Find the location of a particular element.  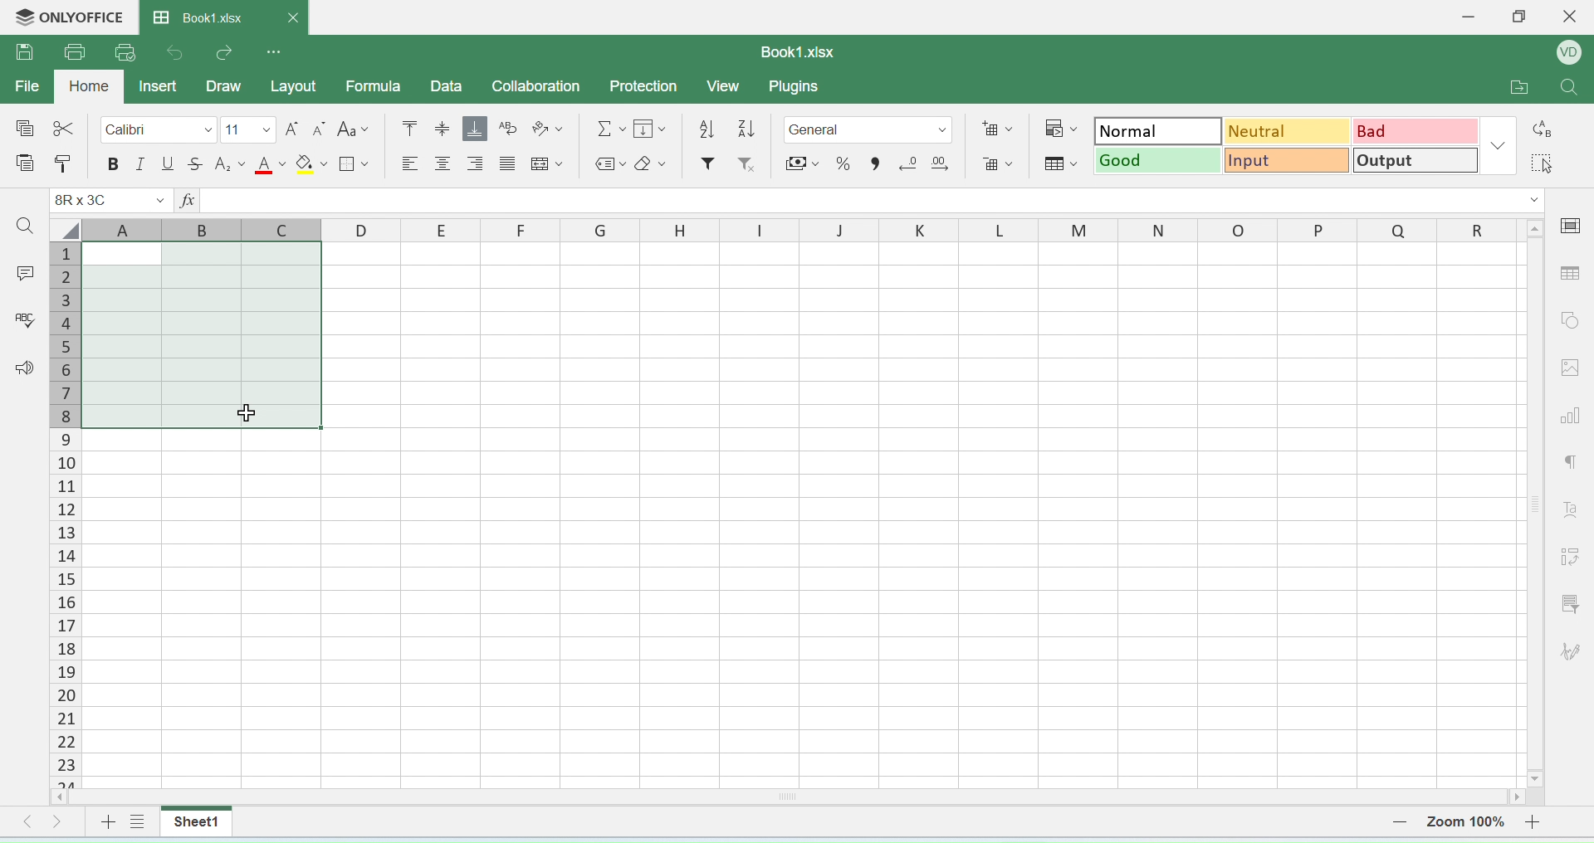

chart is located at coordinates (1572, 413).